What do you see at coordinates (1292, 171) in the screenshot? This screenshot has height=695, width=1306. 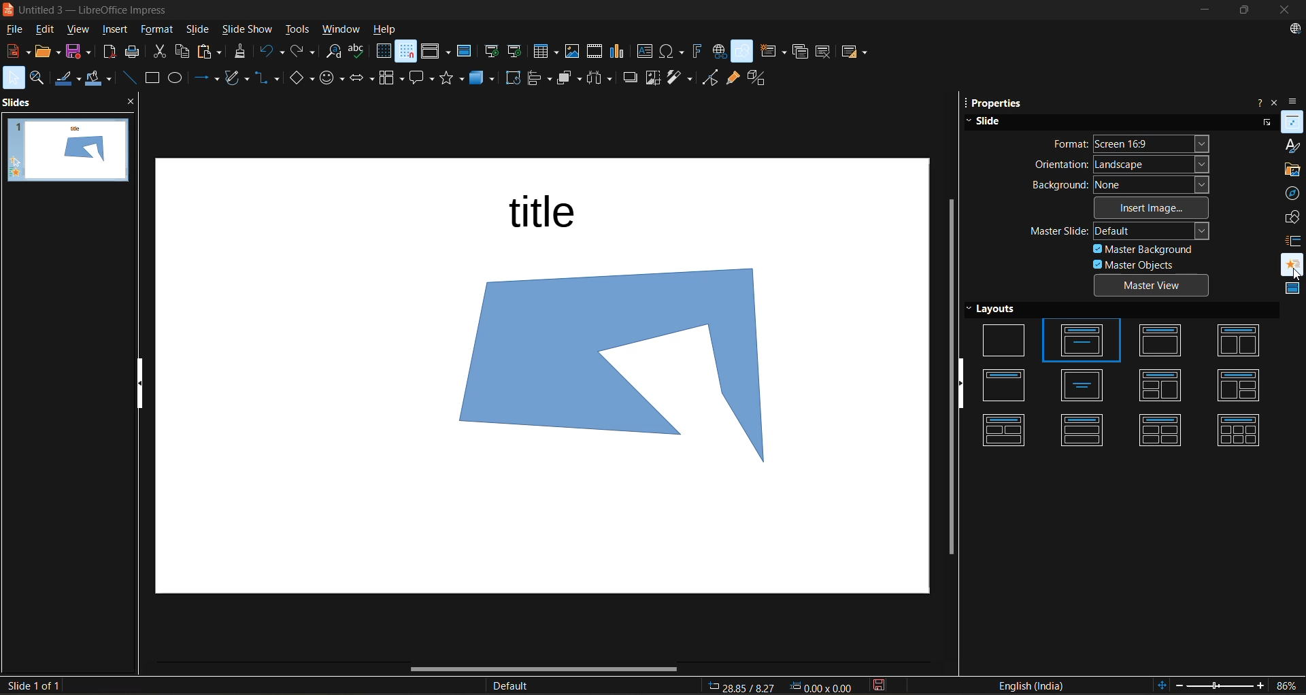 I see `gallery` at bounding box center [1292, 171].